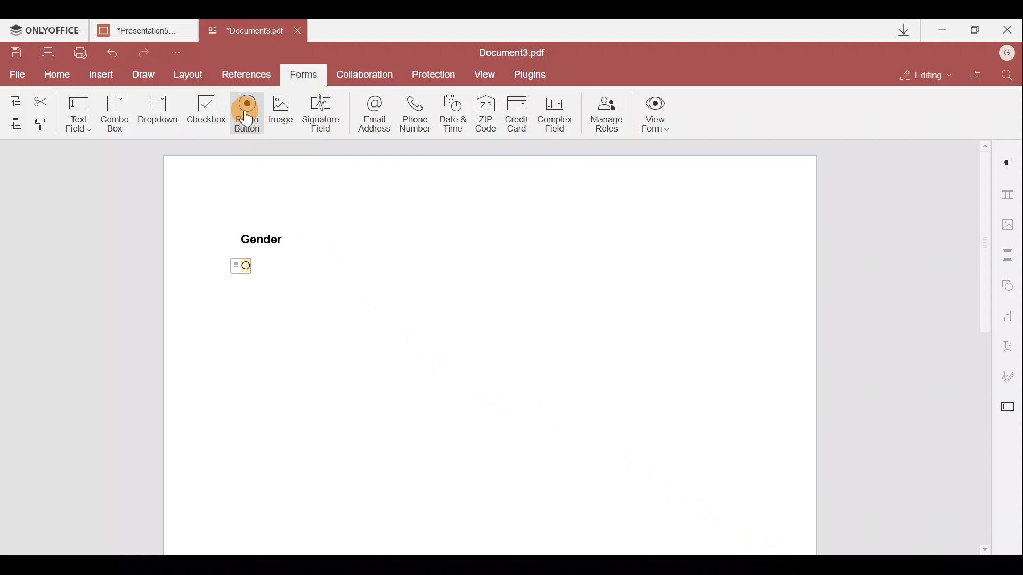  Describe the element at coordinates (44, 31) in the screenshot. I see `ONLYOFFICE` at that location.